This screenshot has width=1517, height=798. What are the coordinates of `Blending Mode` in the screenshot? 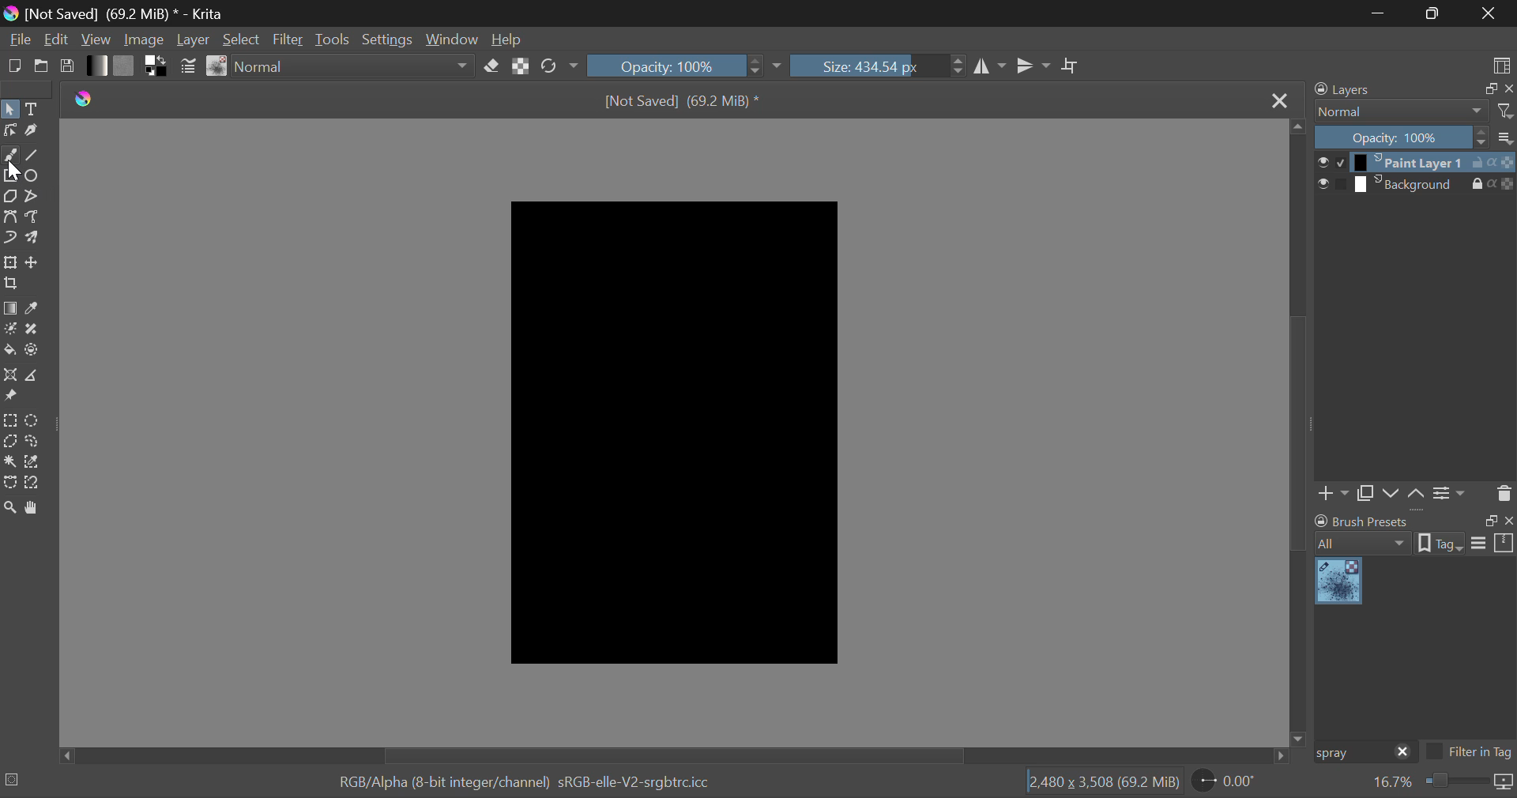 It's located at (355, 66).